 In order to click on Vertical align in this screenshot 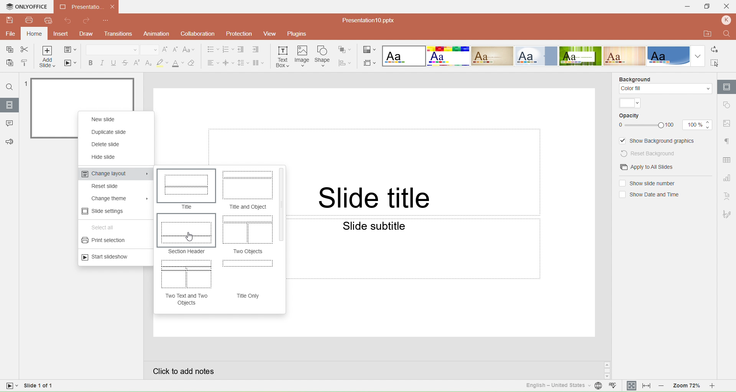, I will do `click(228, 63)`.